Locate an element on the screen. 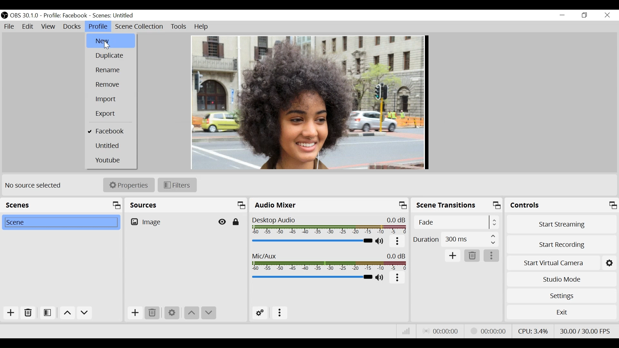 Image resolution: width=619 pixels, height=348 pixels. Mic/Aux is located at coordinates (312, 277).